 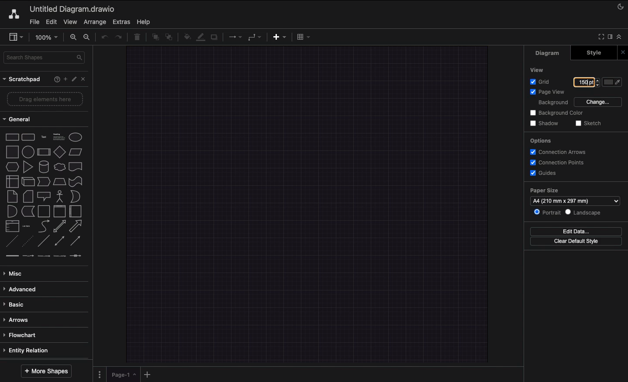 I want to click on Clear default style, so click(x=577, y=242).